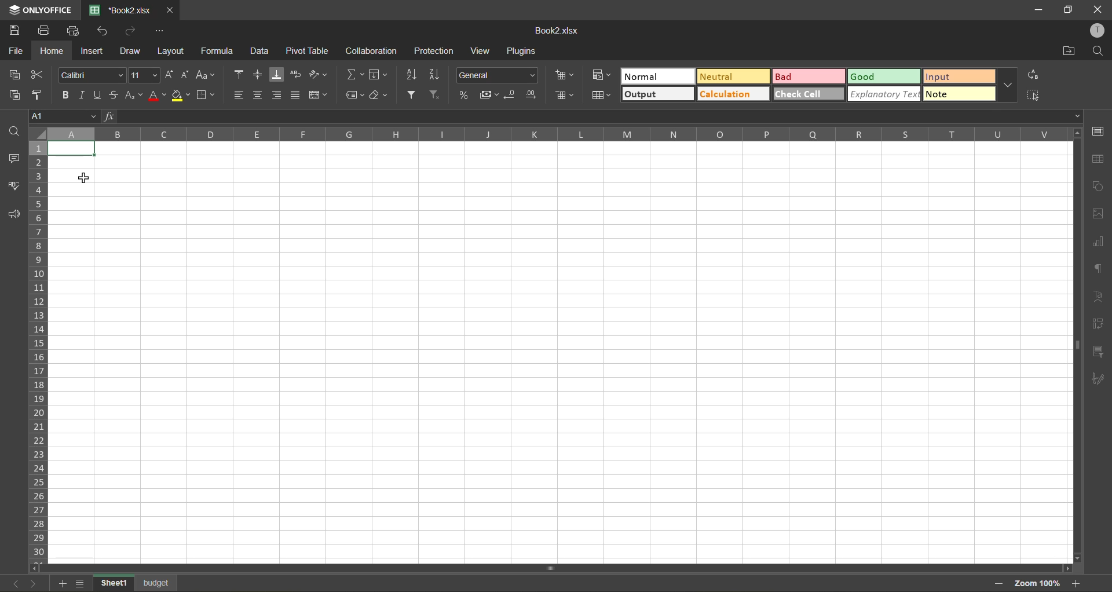  I want to click on table, so click(1099, 159).